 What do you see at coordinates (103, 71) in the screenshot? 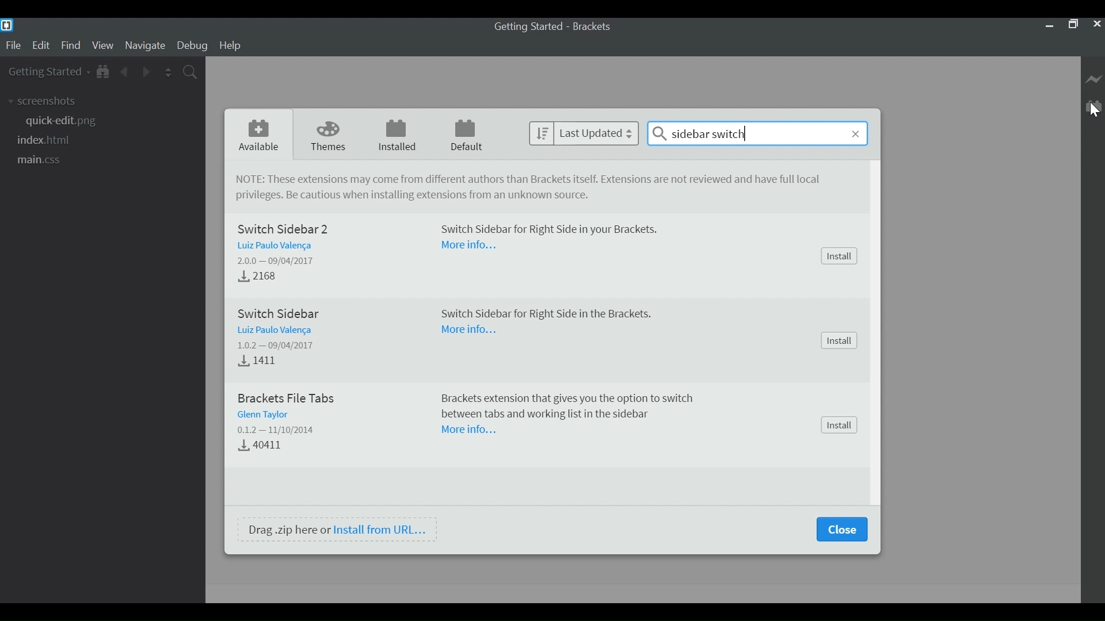
I see `Show in File Tree` at bounding box center [103, 71].